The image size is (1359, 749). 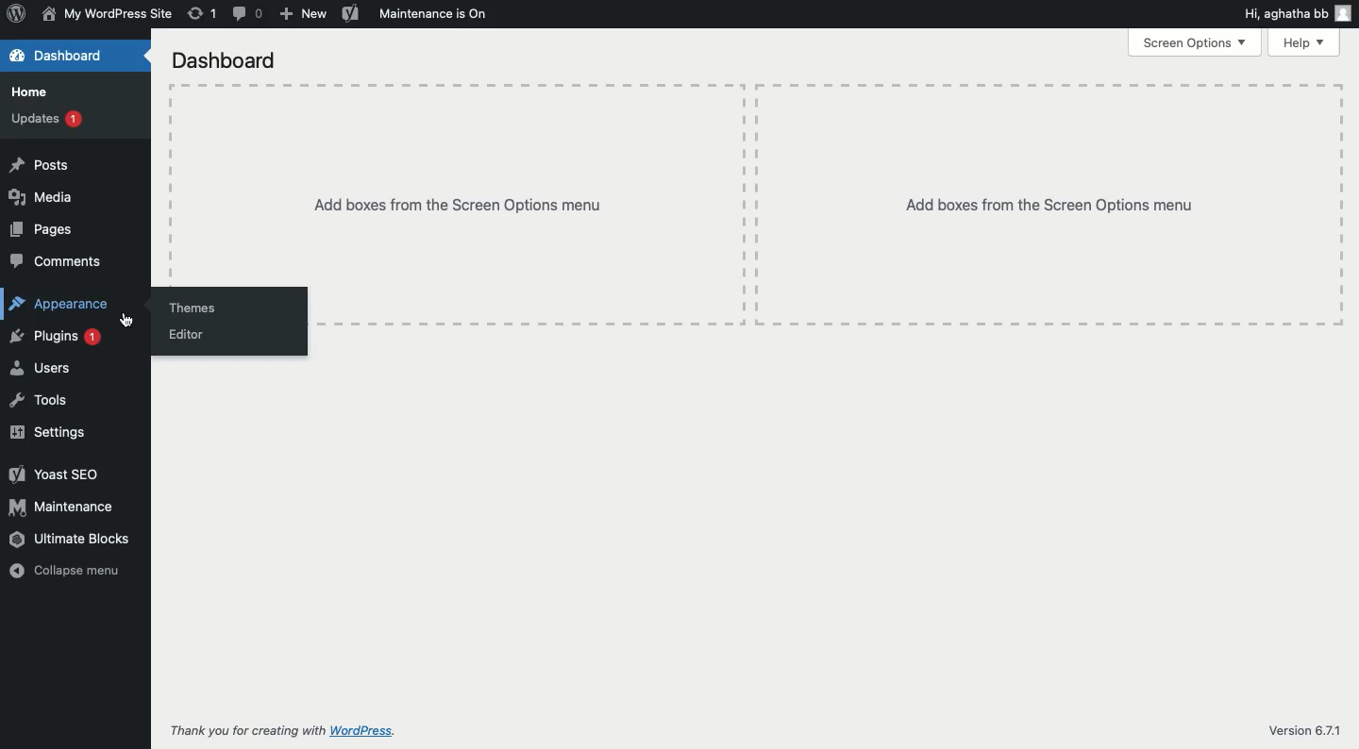 I want to click on Themes, so click(x=193, y=309).